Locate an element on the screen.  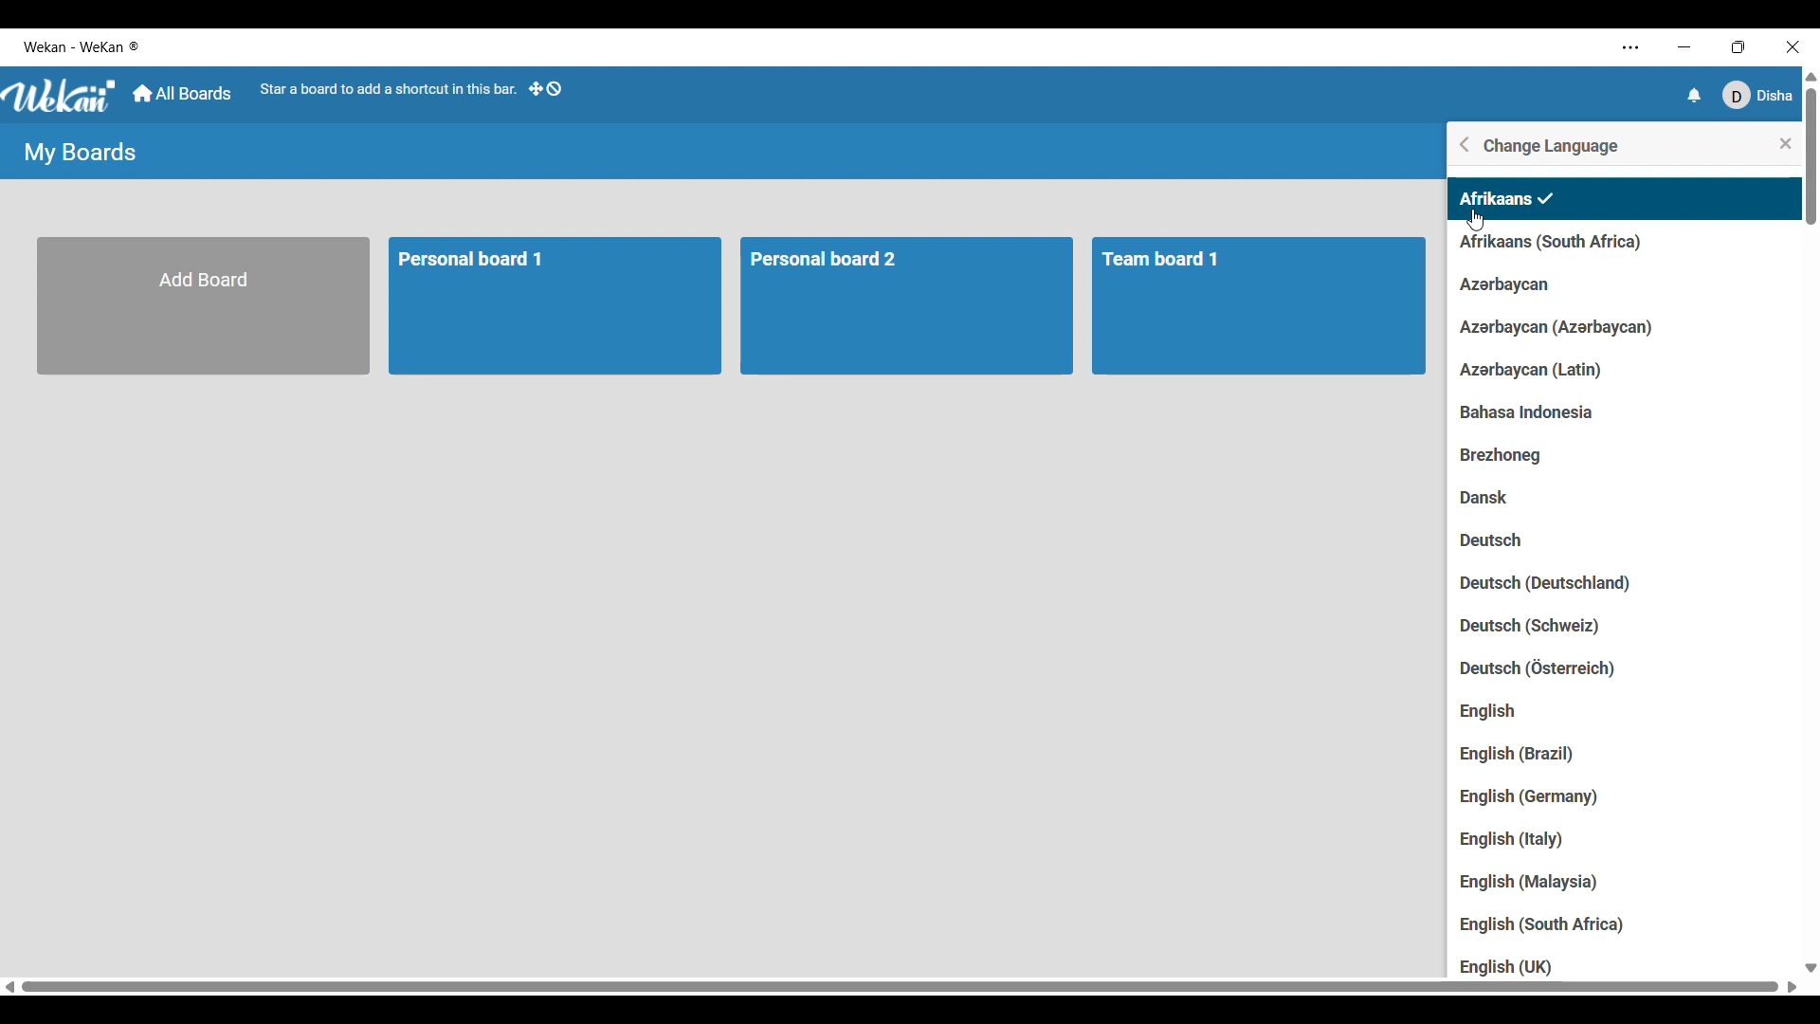
close is located at coordinates (1777, 143).